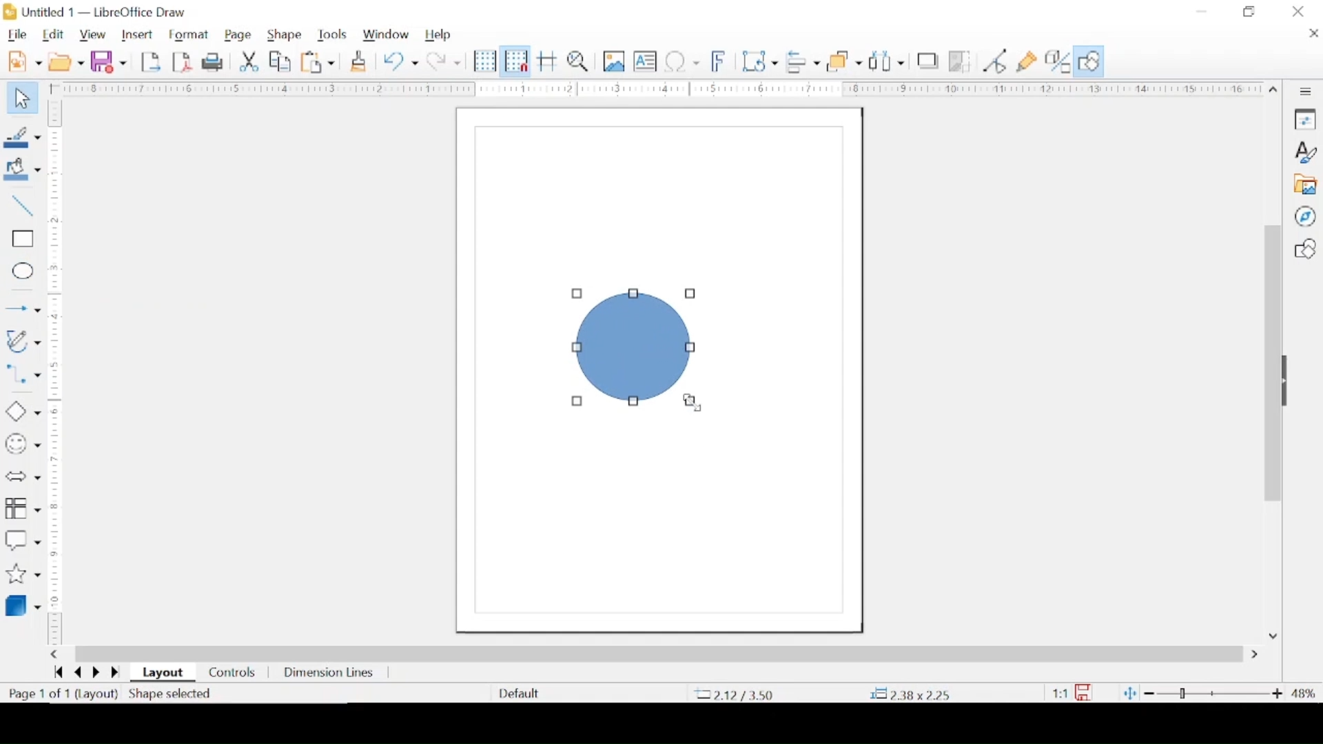 This screenshot has width=1323, height=744. What do you see at coordinates (58, 481) in the screenshot?
I see `margin` at bounding box center [58, 481].